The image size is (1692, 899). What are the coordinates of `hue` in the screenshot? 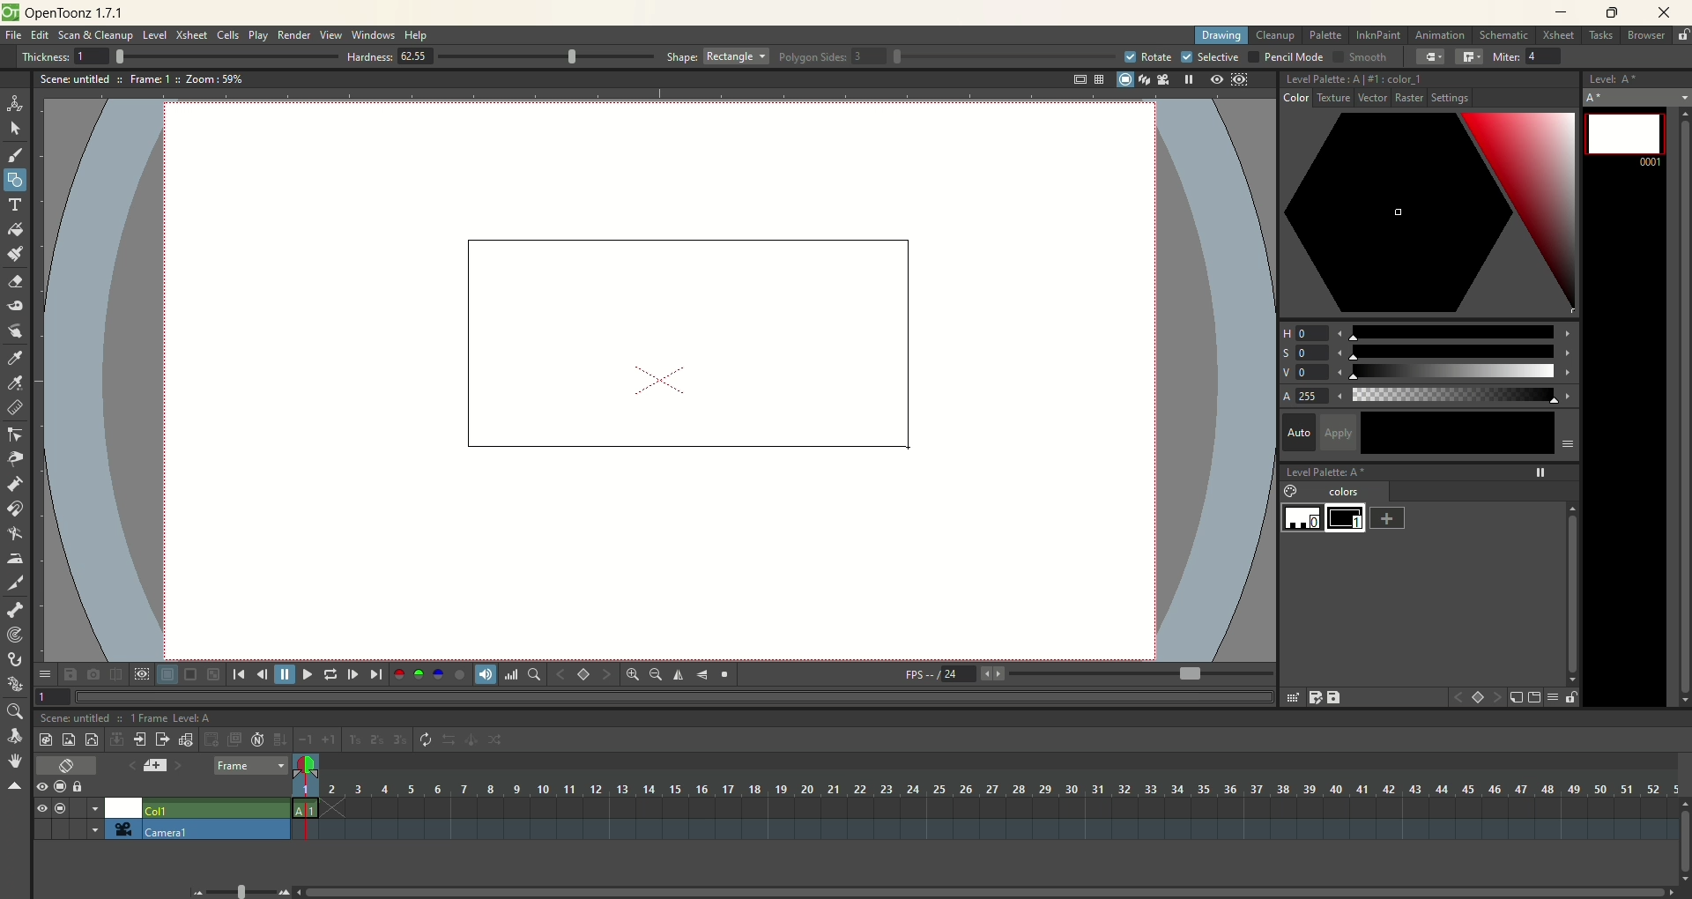 It's located at (1429, 330).